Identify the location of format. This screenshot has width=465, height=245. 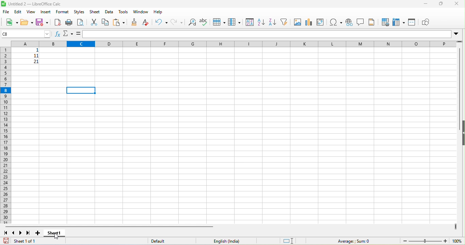
(63, 12).